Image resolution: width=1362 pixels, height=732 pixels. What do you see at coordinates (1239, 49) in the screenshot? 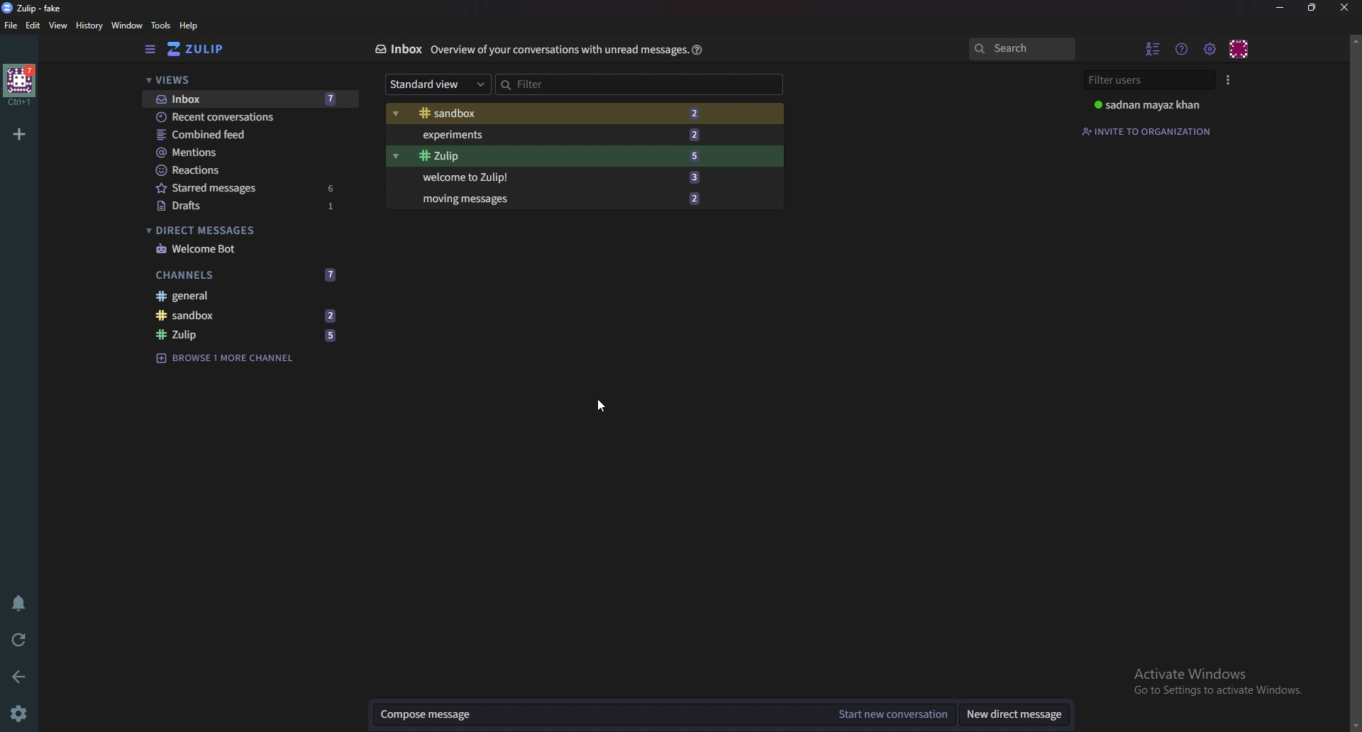
I see `Personal menu` at bounding box center [1239, 49].